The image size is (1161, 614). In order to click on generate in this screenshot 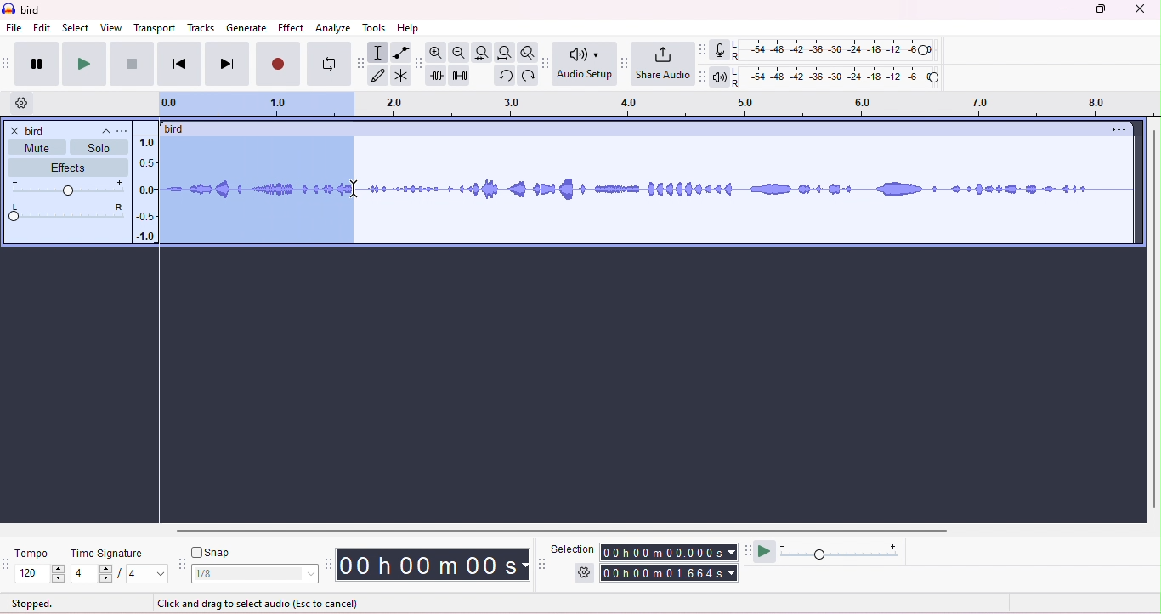, I will do `click(246, 29)`.